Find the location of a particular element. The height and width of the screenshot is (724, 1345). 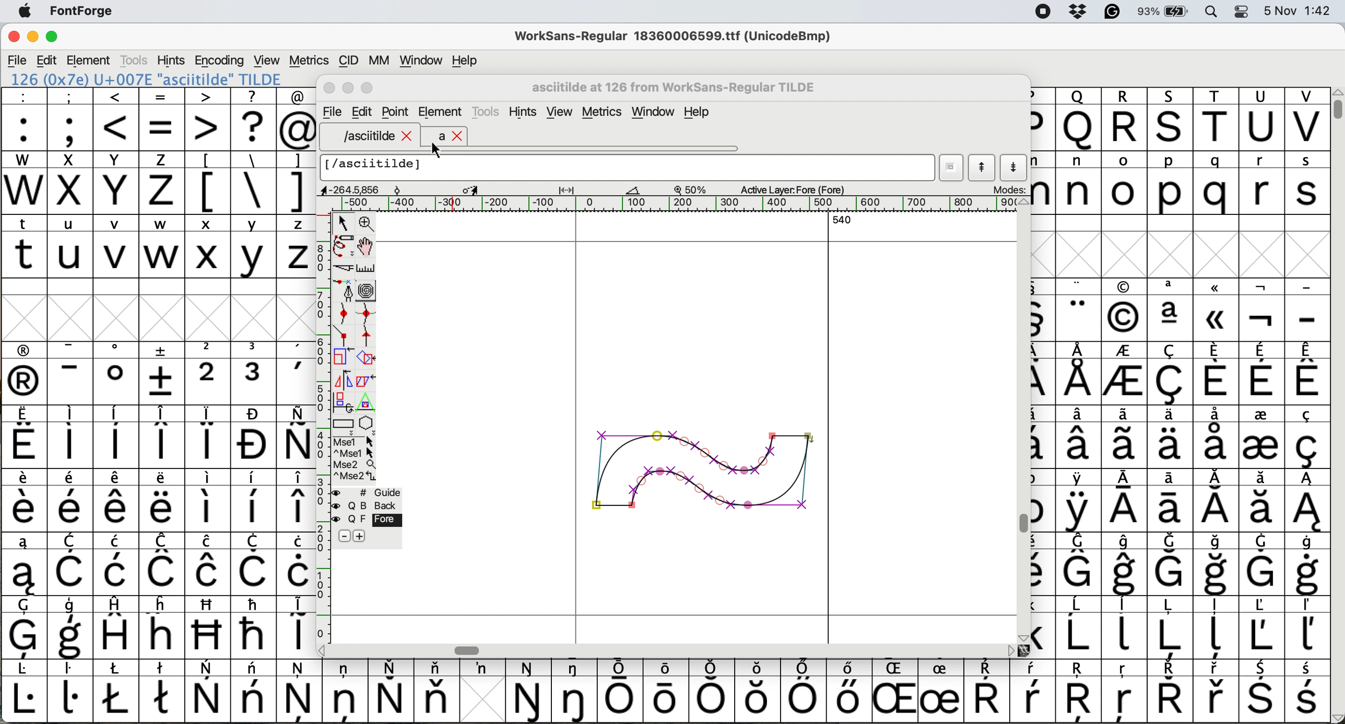

symbol is located at coordinates (576, 691).